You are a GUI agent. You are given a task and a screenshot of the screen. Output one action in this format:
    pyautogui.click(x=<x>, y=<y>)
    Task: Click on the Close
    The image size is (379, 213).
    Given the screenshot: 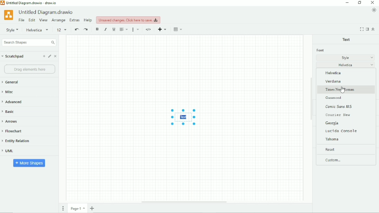 What is the action you would take?
    pyautogui.click(x=373, y=2)
    